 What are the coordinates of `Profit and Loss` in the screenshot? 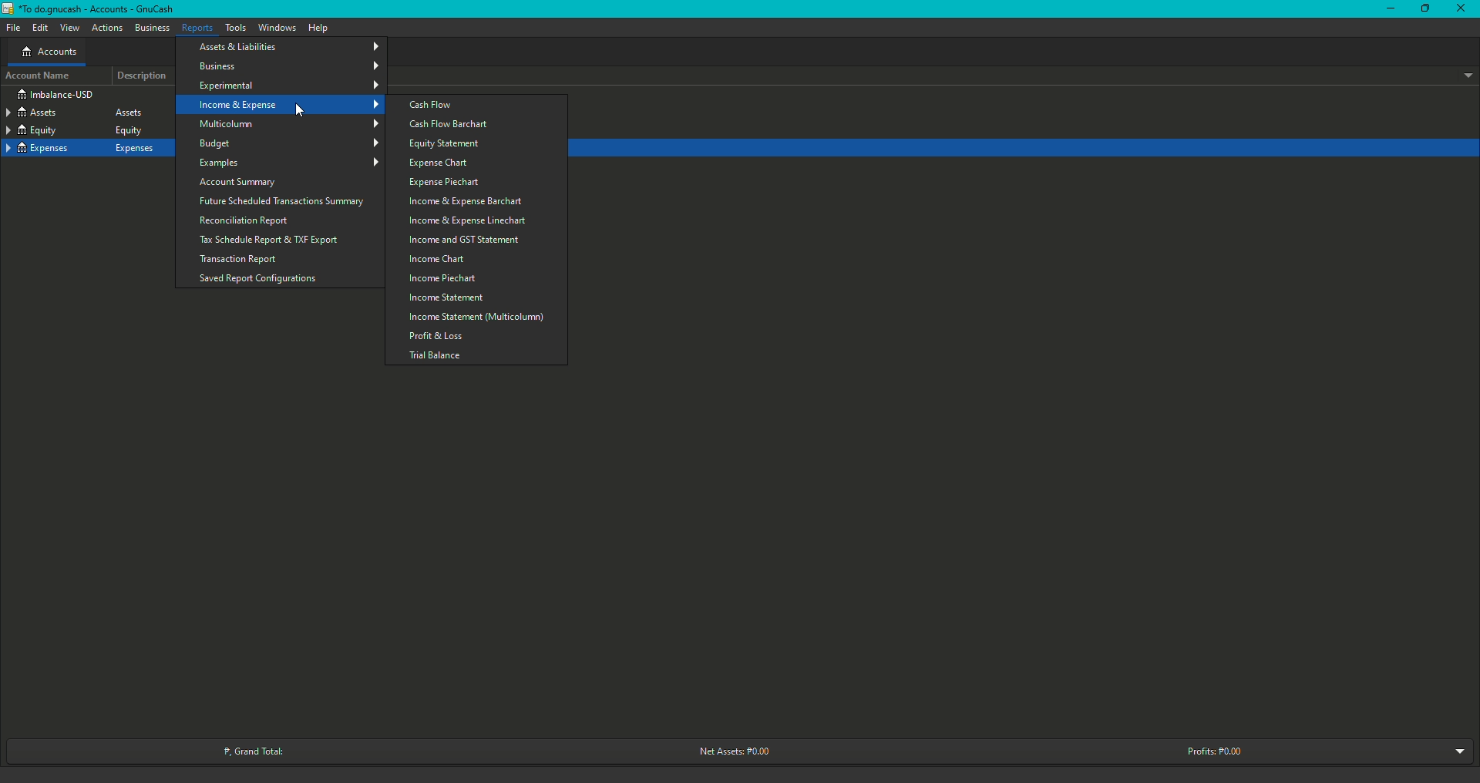 It's located at (438, 336).